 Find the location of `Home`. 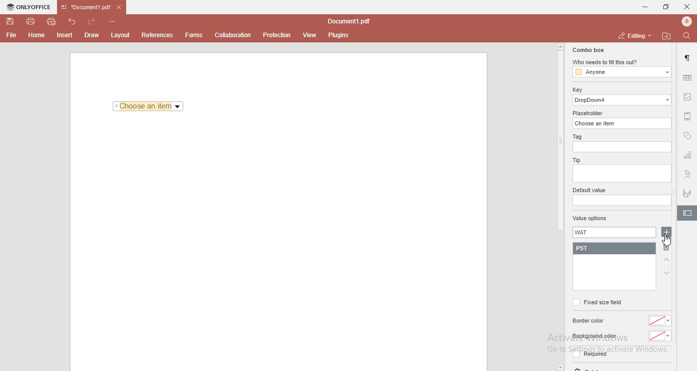

Home is located at coordinates (37, 37).